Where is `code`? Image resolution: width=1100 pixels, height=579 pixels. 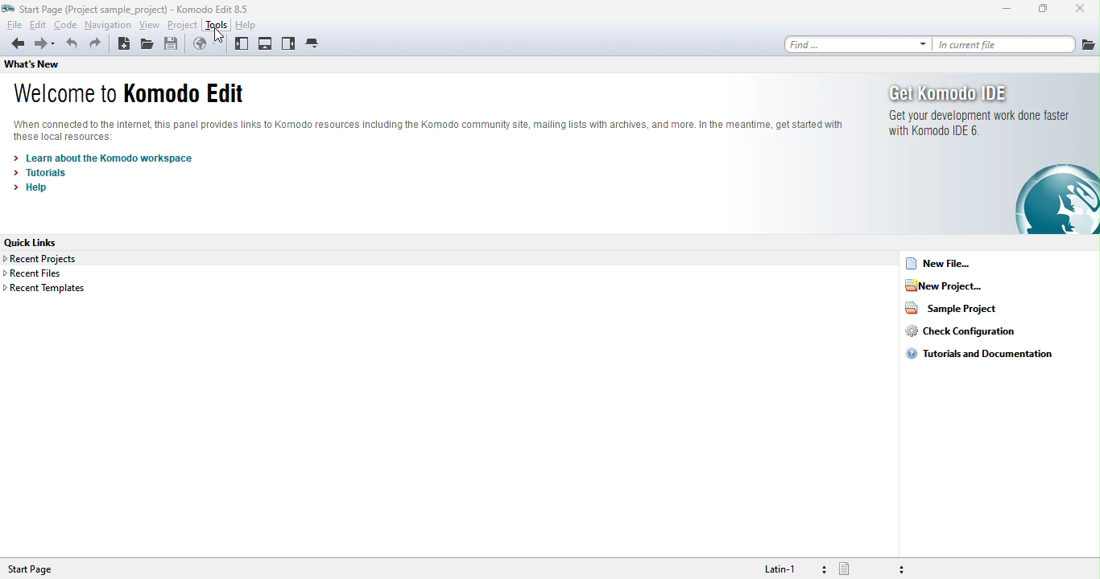
code is located at coordinates (67, 26).